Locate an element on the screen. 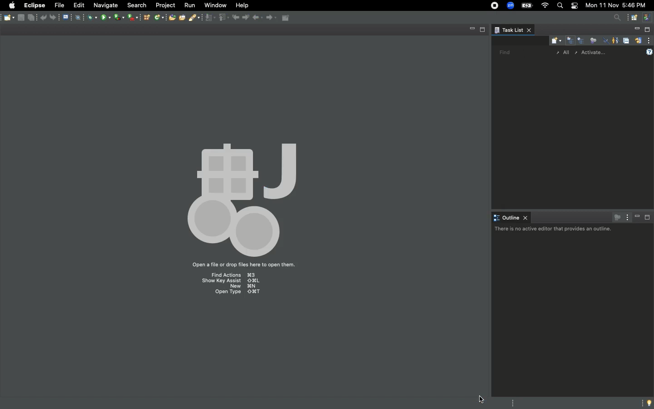  Zoom is located at coordinates (510, 6).